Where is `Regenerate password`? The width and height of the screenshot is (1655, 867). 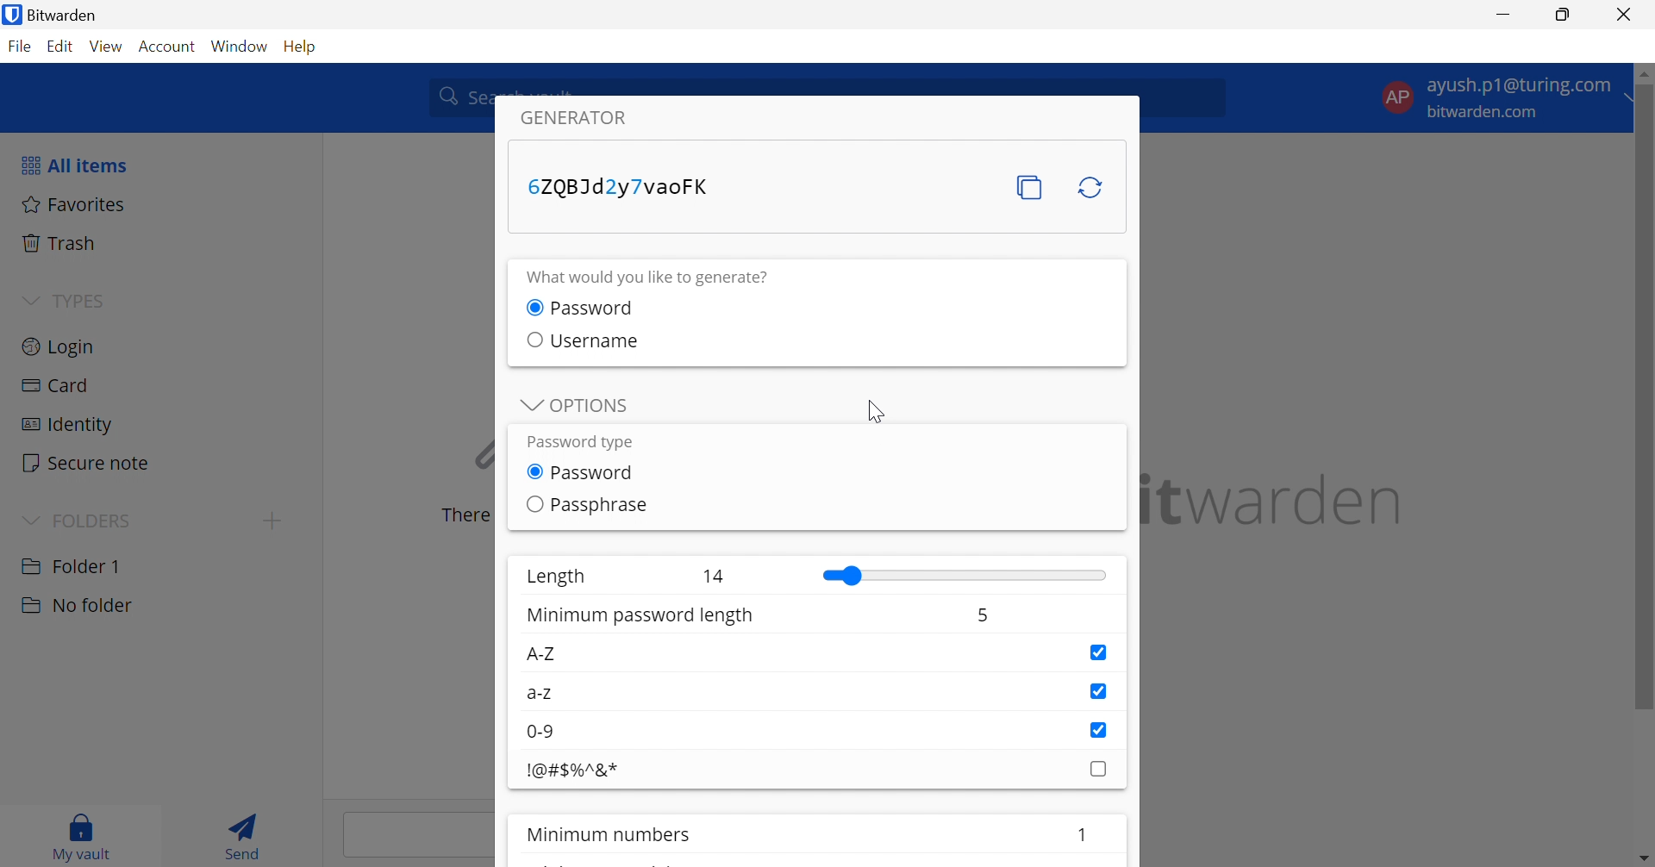
Regenerate password is located at coordinates (1092, 188).